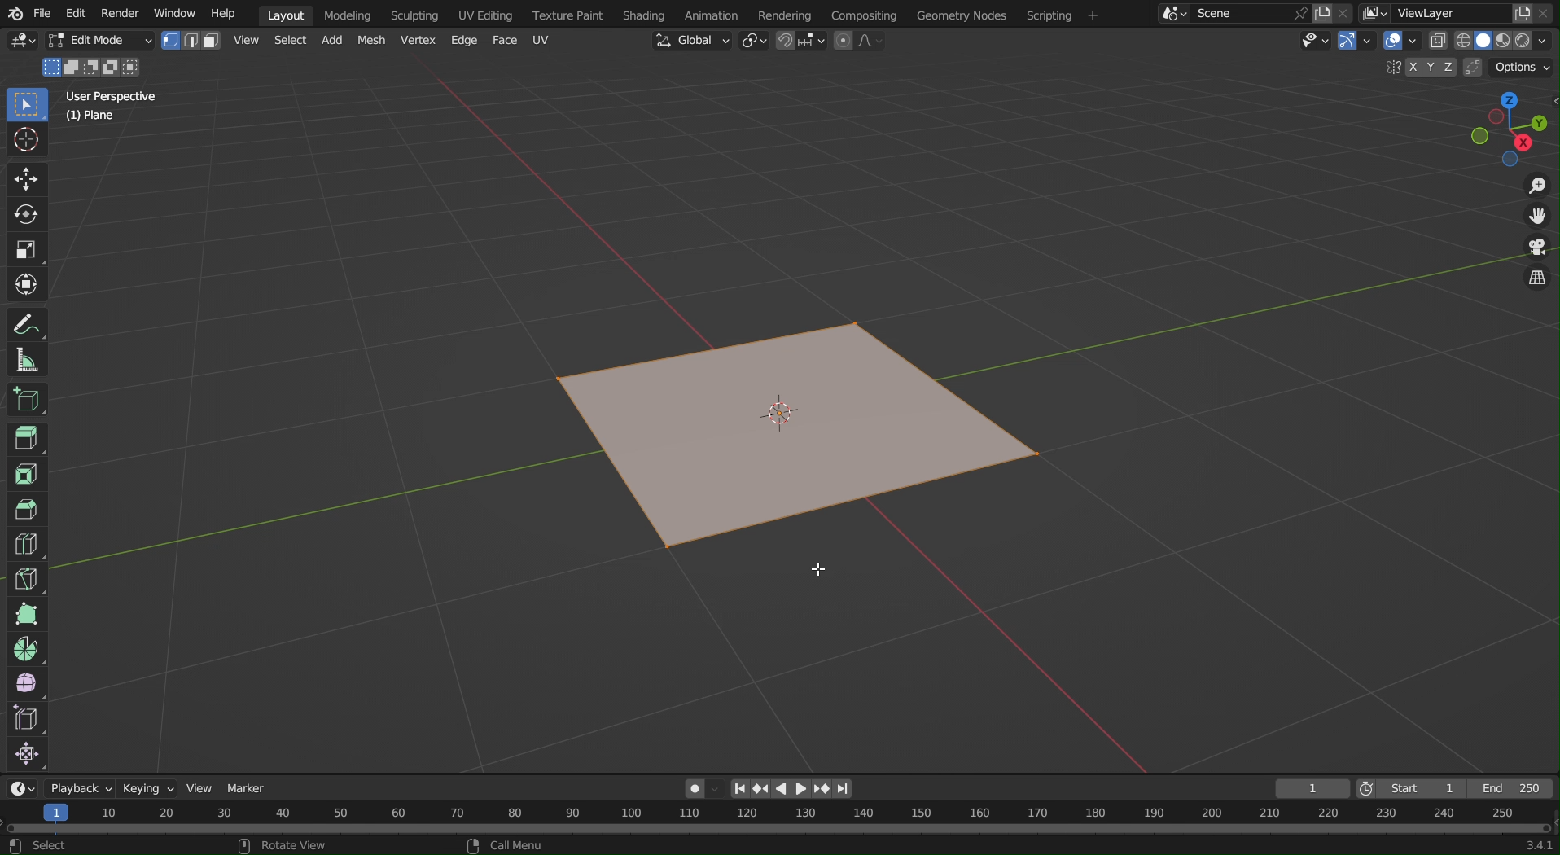 Image resolution: width=1560 pixels, height=855 pixels. Describe the element at coordinates (286, 15) in the screenshot. I see `Layout` at that location.